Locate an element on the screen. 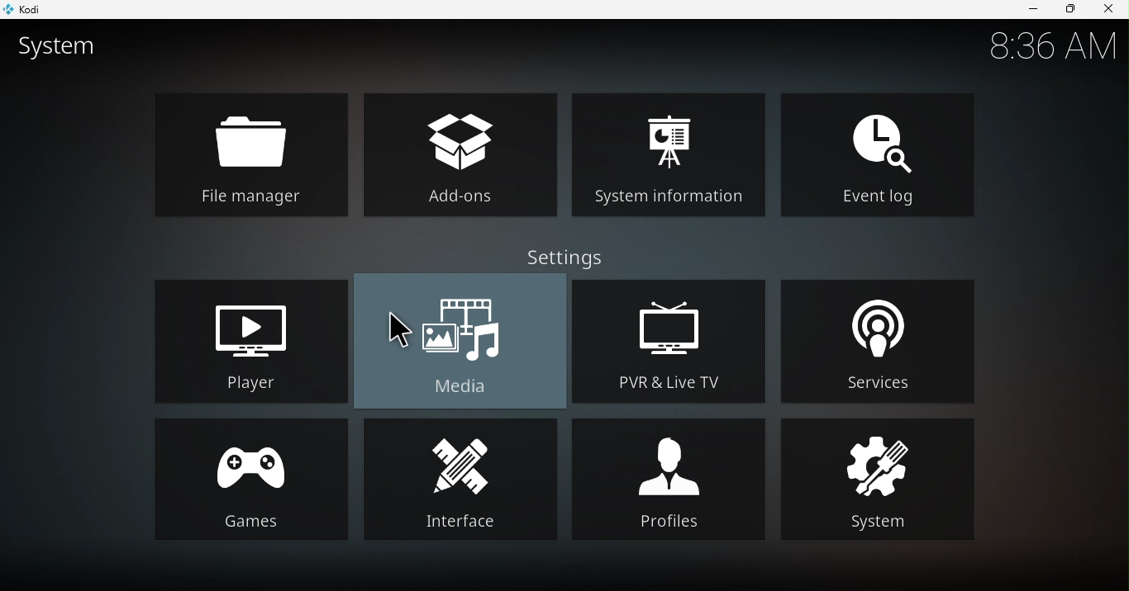 The width and height of the screenshot is (1129, 591). 8:36 AM is located at coordinates (1046, 43).